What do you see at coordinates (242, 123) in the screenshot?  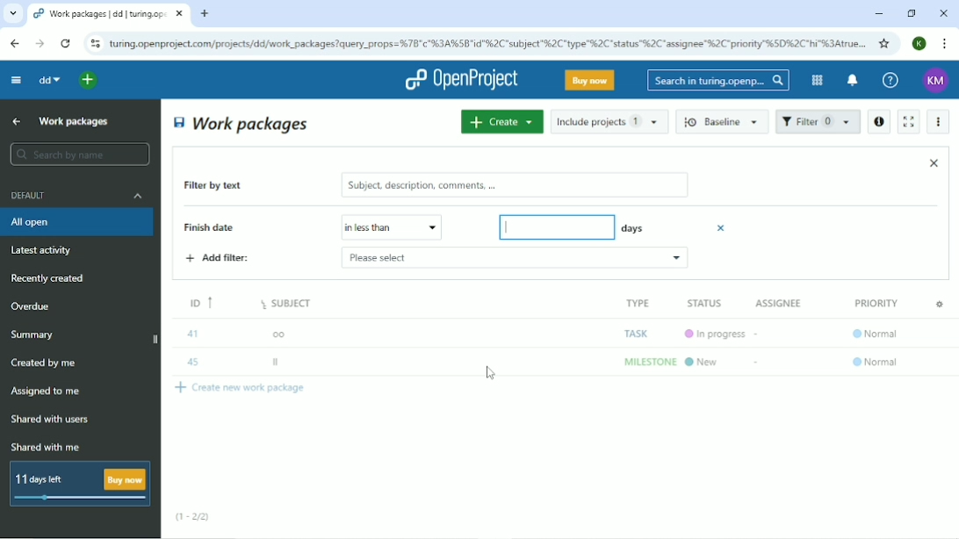 I see `Work packages` at bounding box center [242, 123].